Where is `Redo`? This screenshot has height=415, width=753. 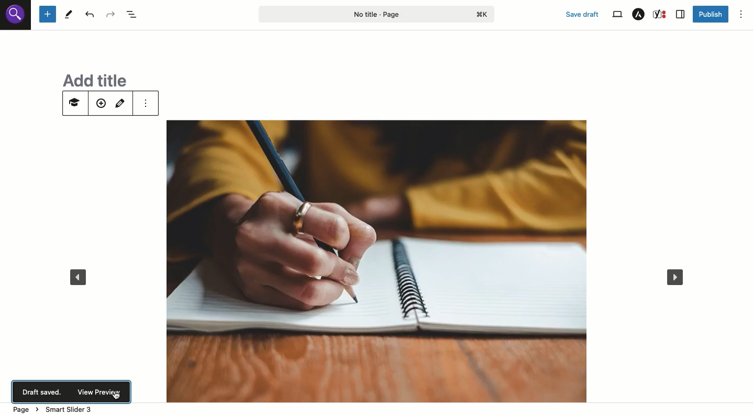 Redo is located at coordinates (110, 15).